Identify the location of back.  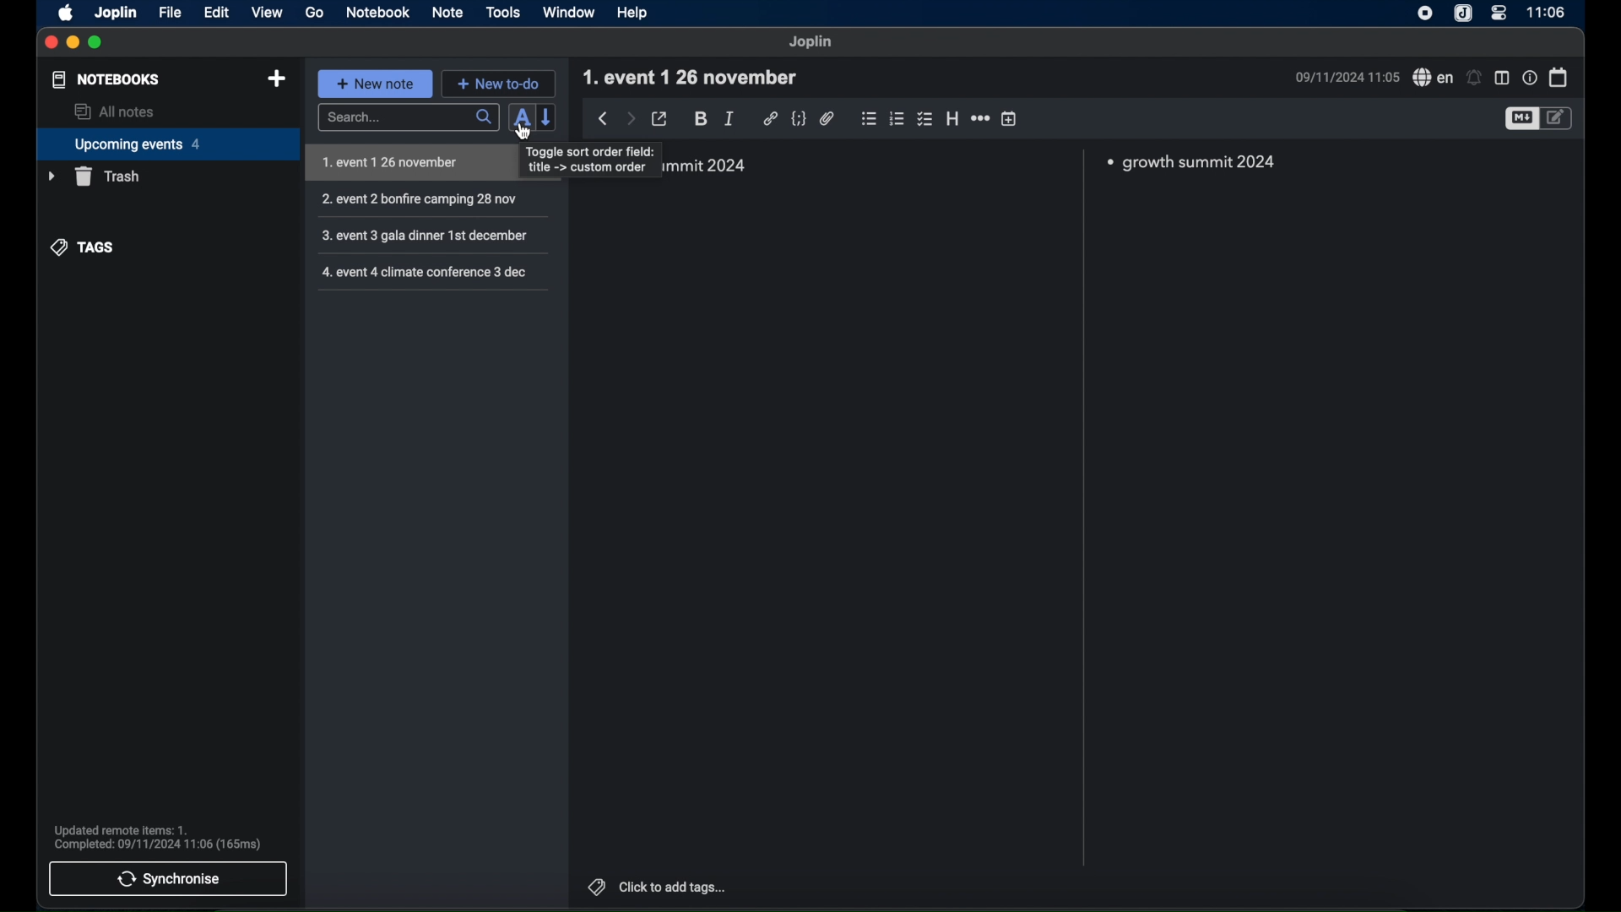
(604, 118).